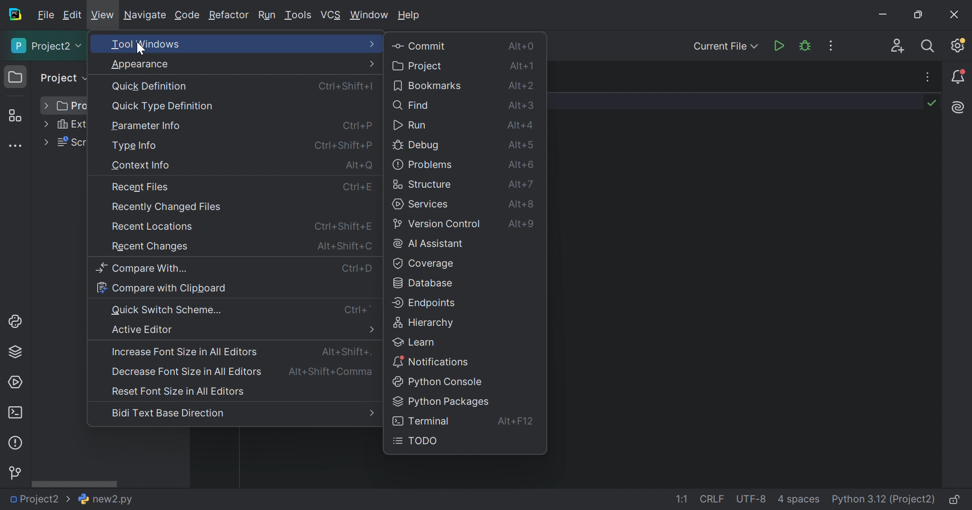  Describe the element at coordinates (959, 76) in the screenshot. I see `Notifications` at that location.